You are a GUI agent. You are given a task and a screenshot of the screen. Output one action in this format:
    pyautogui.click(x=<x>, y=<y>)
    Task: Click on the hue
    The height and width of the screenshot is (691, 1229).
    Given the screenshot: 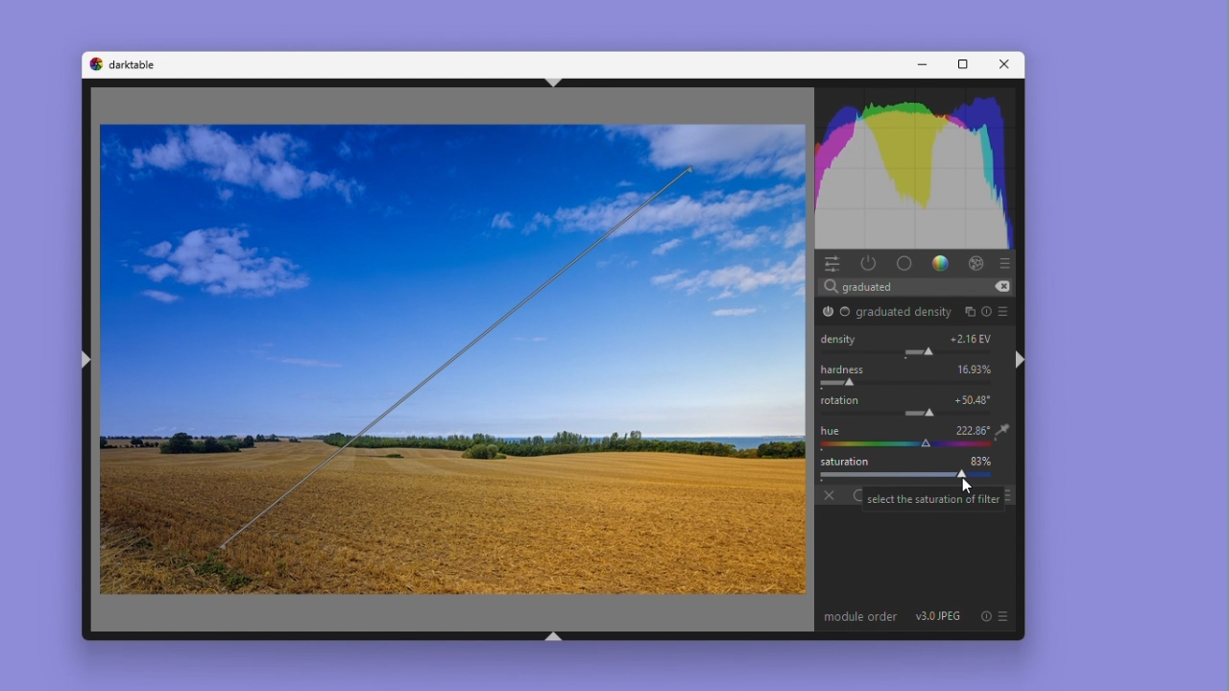 What is the action you would take?
    pyautogui.click(x=831, y=430)
    